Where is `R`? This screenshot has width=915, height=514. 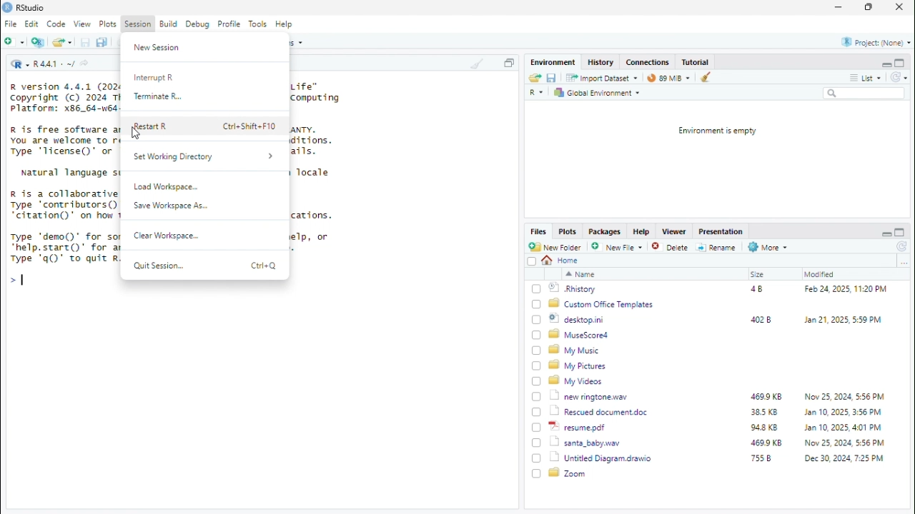 R is located at coordinates (538, 93).